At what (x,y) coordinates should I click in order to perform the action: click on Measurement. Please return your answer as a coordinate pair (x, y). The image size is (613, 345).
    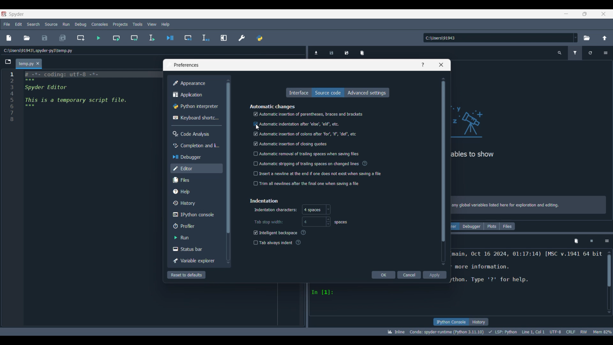
    Looking at the image, I should click on (341, 222).